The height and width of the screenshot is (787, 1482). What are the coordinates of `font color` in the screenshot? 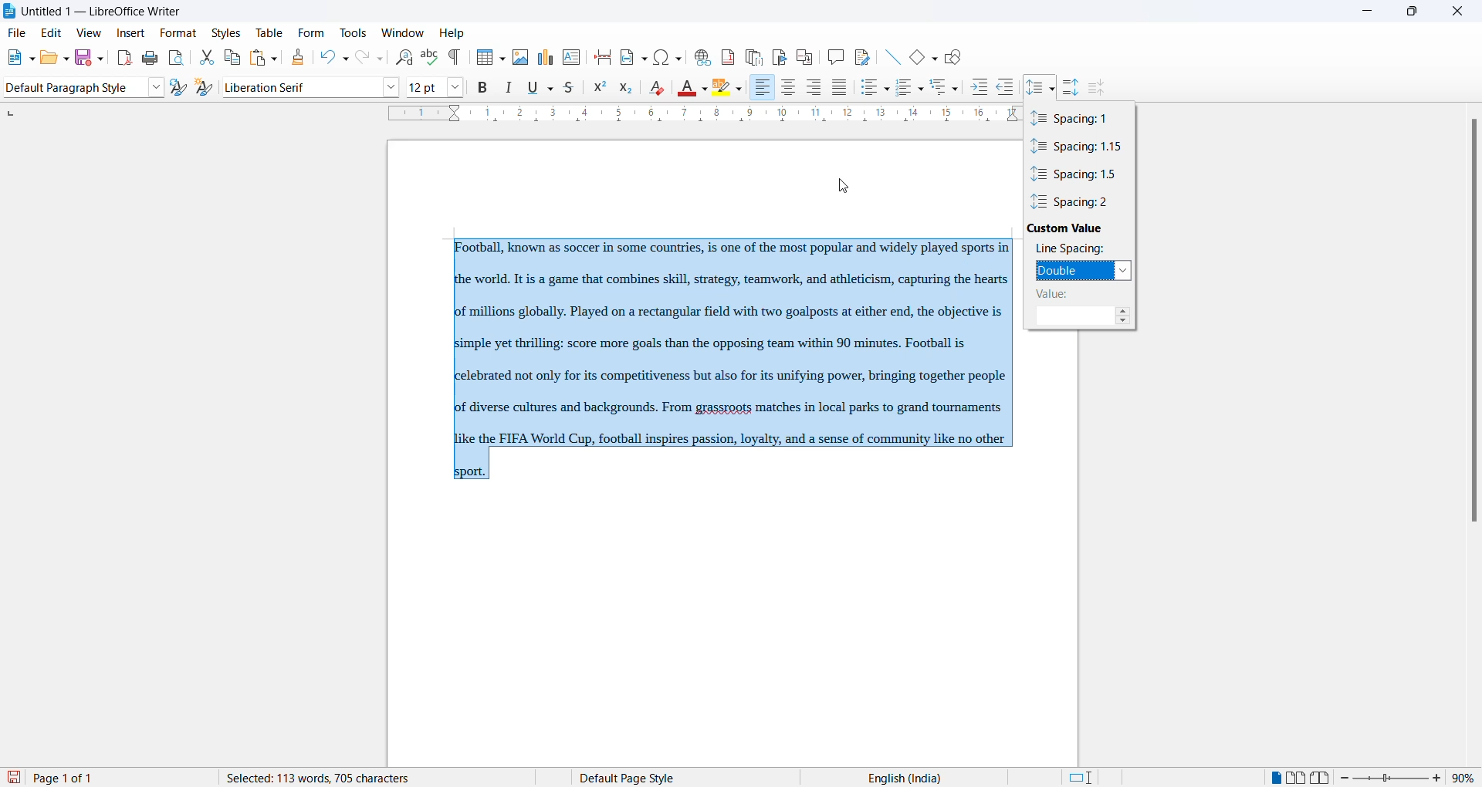 It's located at (687, 87).